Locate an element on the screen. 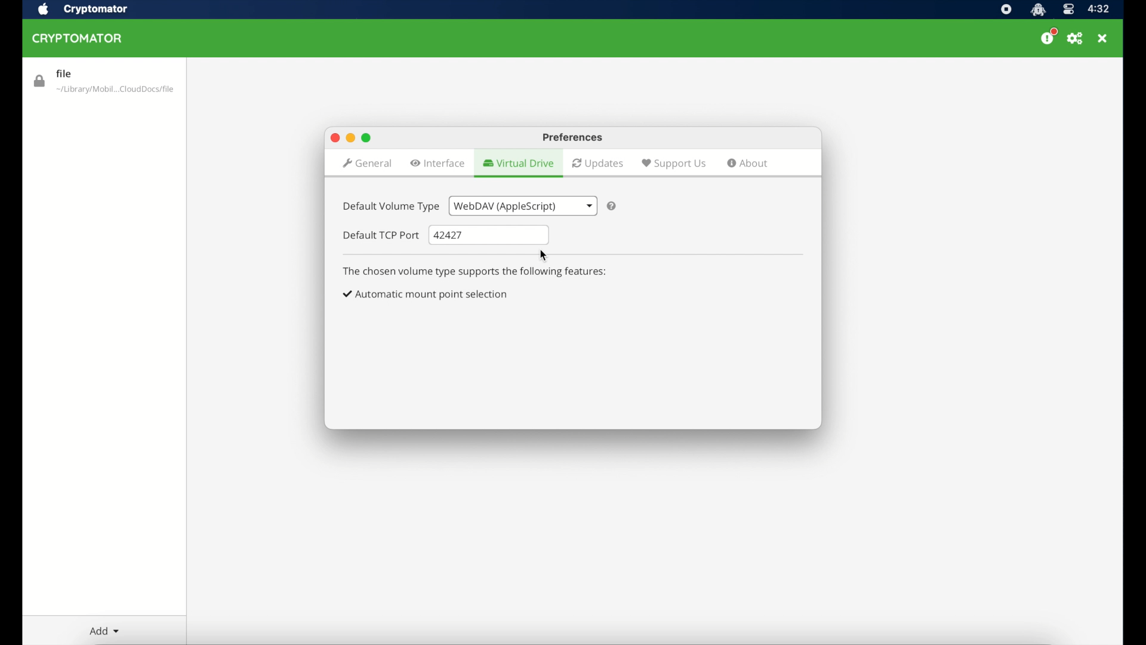 This screenshot has width=1146, height=645. 42427 is located at coordinates (489, 235).